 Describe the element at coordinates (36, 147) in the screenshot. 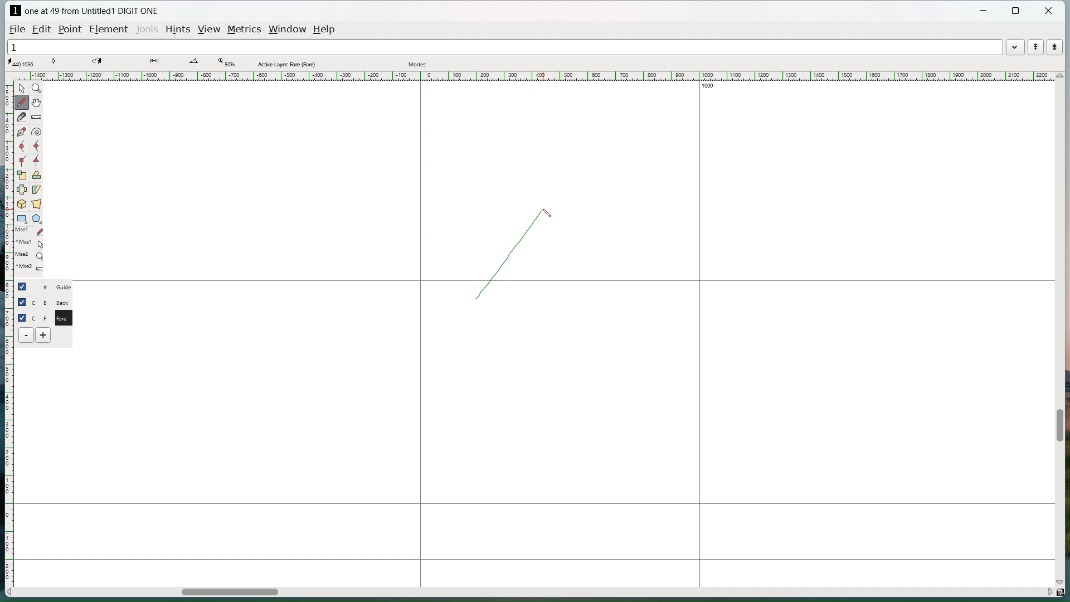

I see `add a curve point always either vertical or horizontal` at that location.